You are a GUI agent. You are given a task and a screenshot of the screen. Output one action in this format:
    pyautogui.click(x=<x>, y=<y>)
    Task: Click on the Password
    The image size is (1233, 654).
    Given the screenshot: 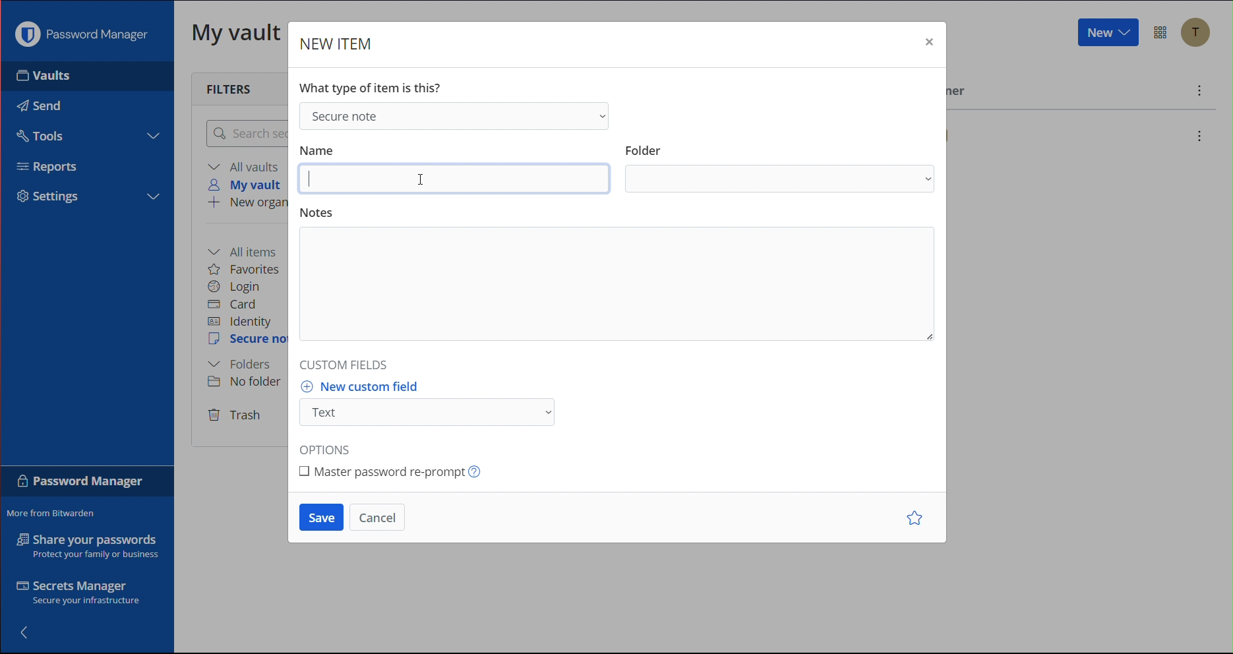 What is the action you would take?
    pyautogui.click(x=81, y=484)
    